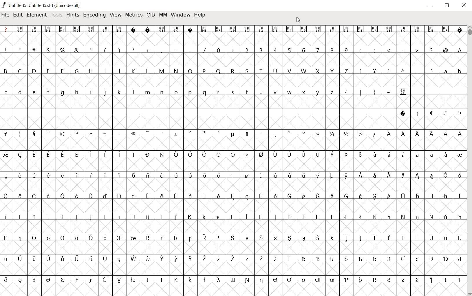 This screenshot has width=472, height=296. Describe the element at coordinates (48, 237) in the screenshot. I see `Symbol` at that location.